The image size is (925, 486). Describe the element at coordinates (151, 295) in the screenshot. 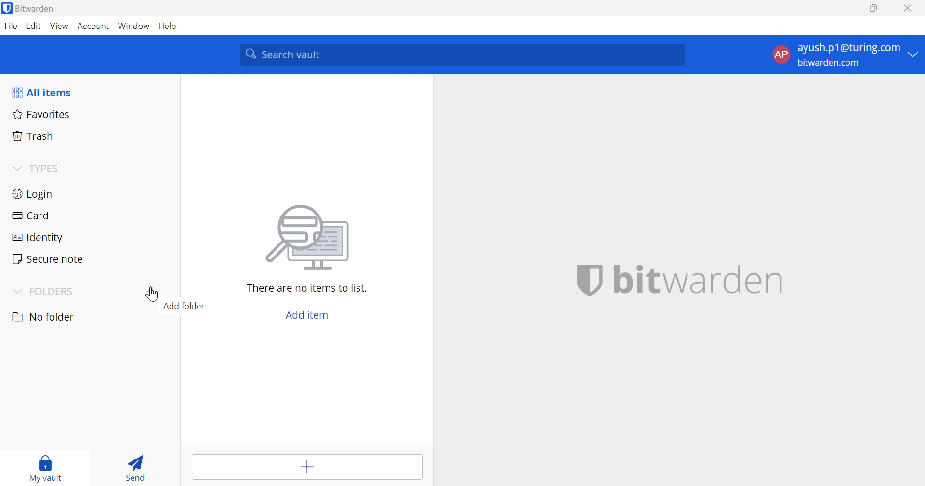

I see `Cursor` at that location.